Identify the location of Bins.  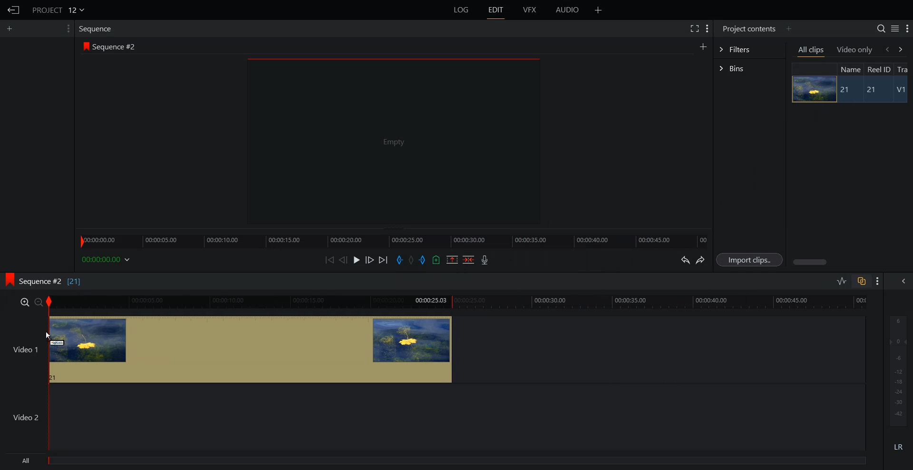
(749, 69).